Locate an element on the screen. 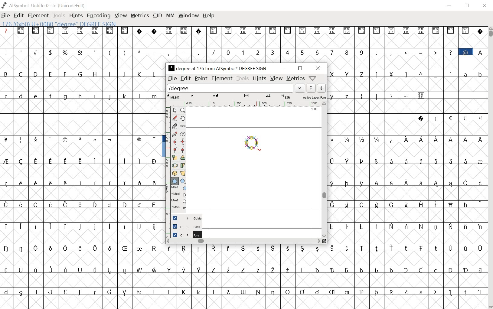  restore down is located at coordinates (300, 69).